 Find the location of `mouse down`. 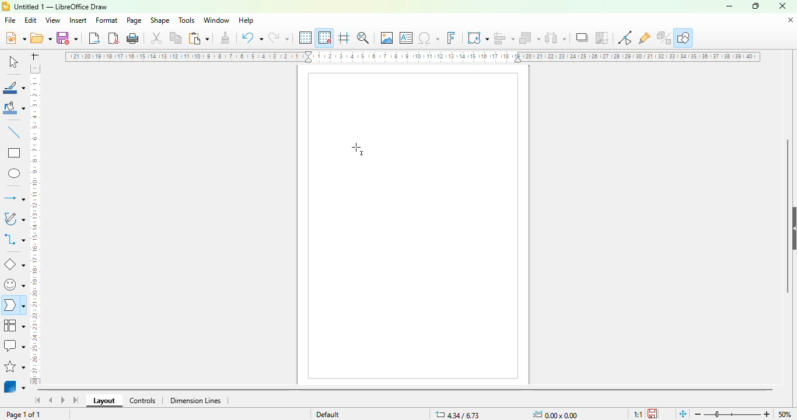

mouse down is located at coordinates (359, 149).